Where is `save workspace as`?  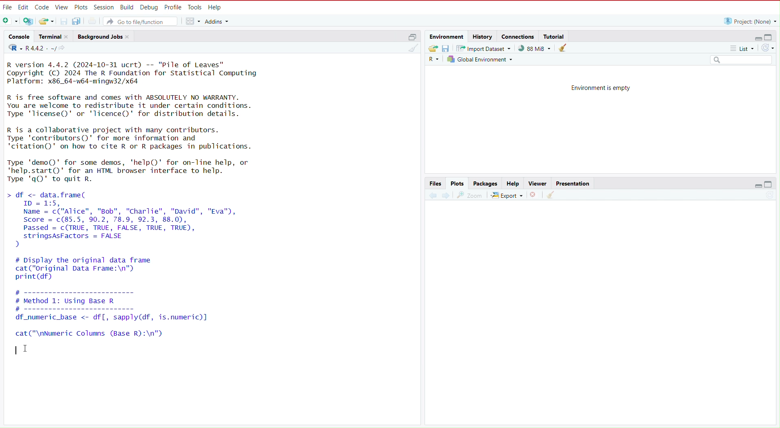 save workspace as is located at coordinates (447, 49).